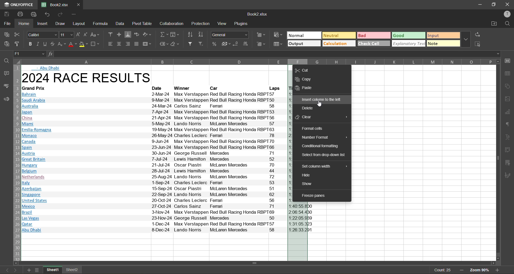 This screenshot has width=514, height=274. What do you see at coordinates (322, 99) in the screenshot?
I see `insert column to the left` at bounding box center [322, 99].